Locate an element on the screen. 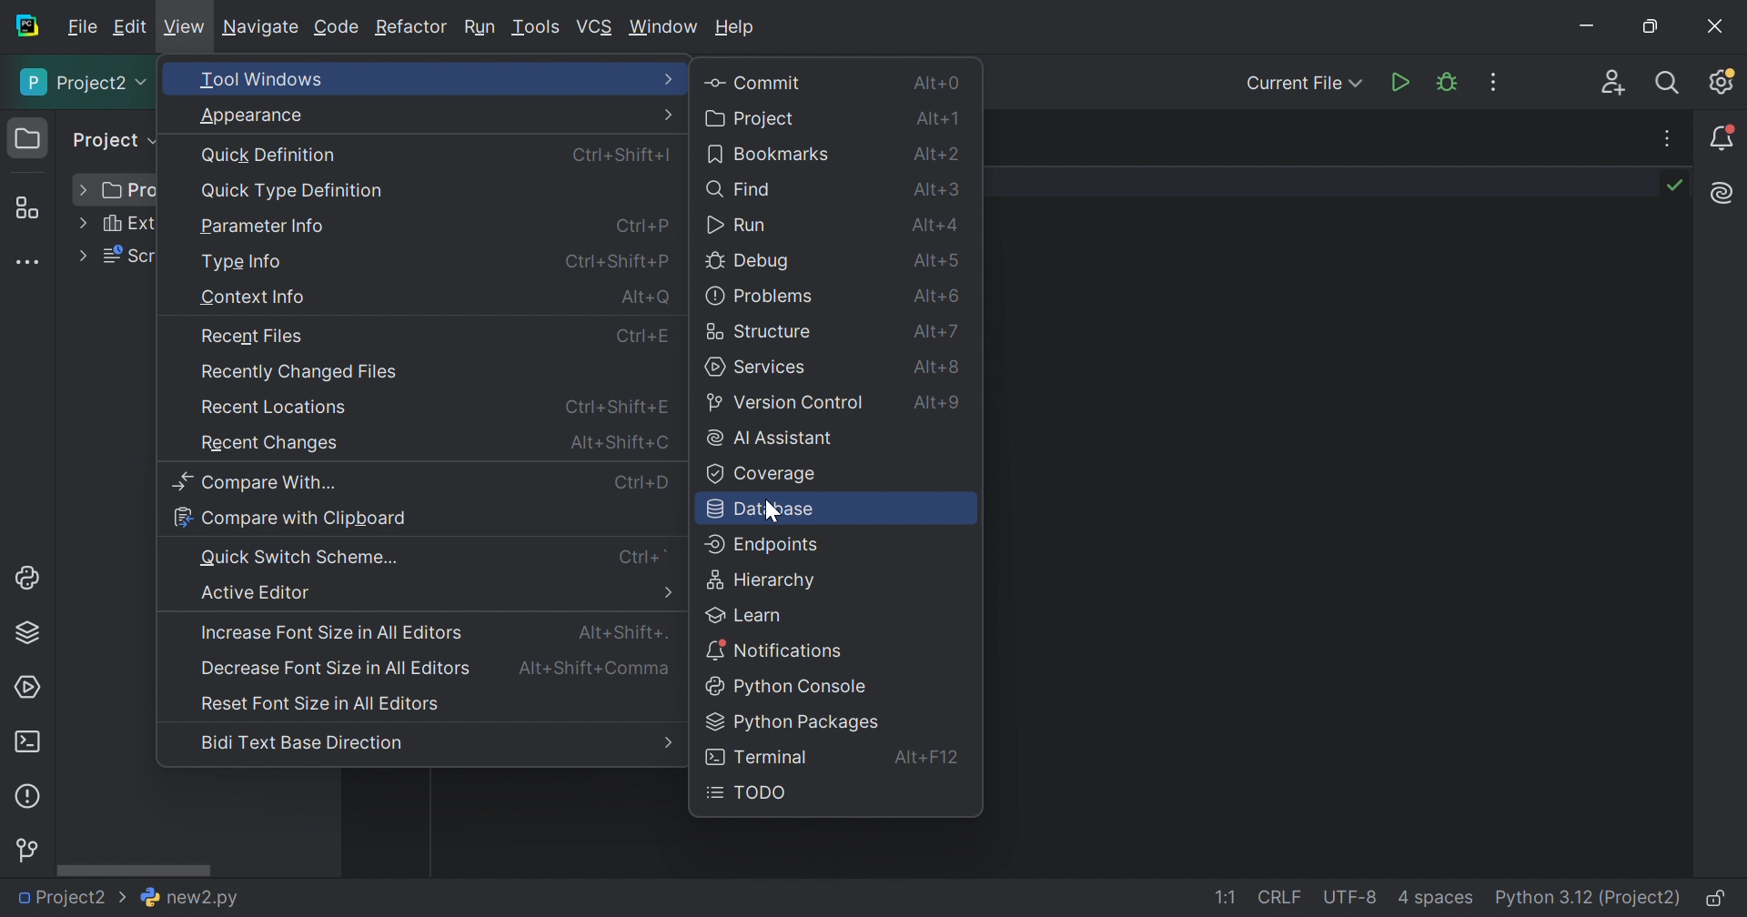 This screenshot has width=1747, height=917. Debud is located at coordinates (1447, 85).